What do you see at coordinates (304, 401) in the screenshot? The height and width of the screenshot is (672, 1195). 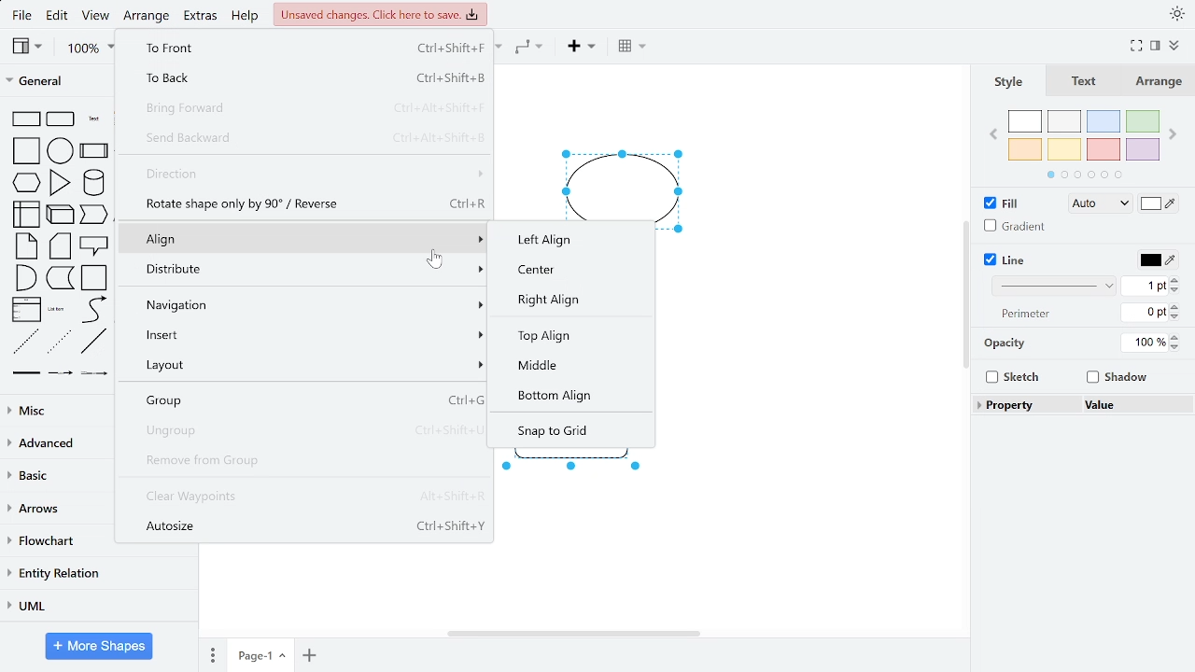 I see `Group` at bounding box center [304, 401].